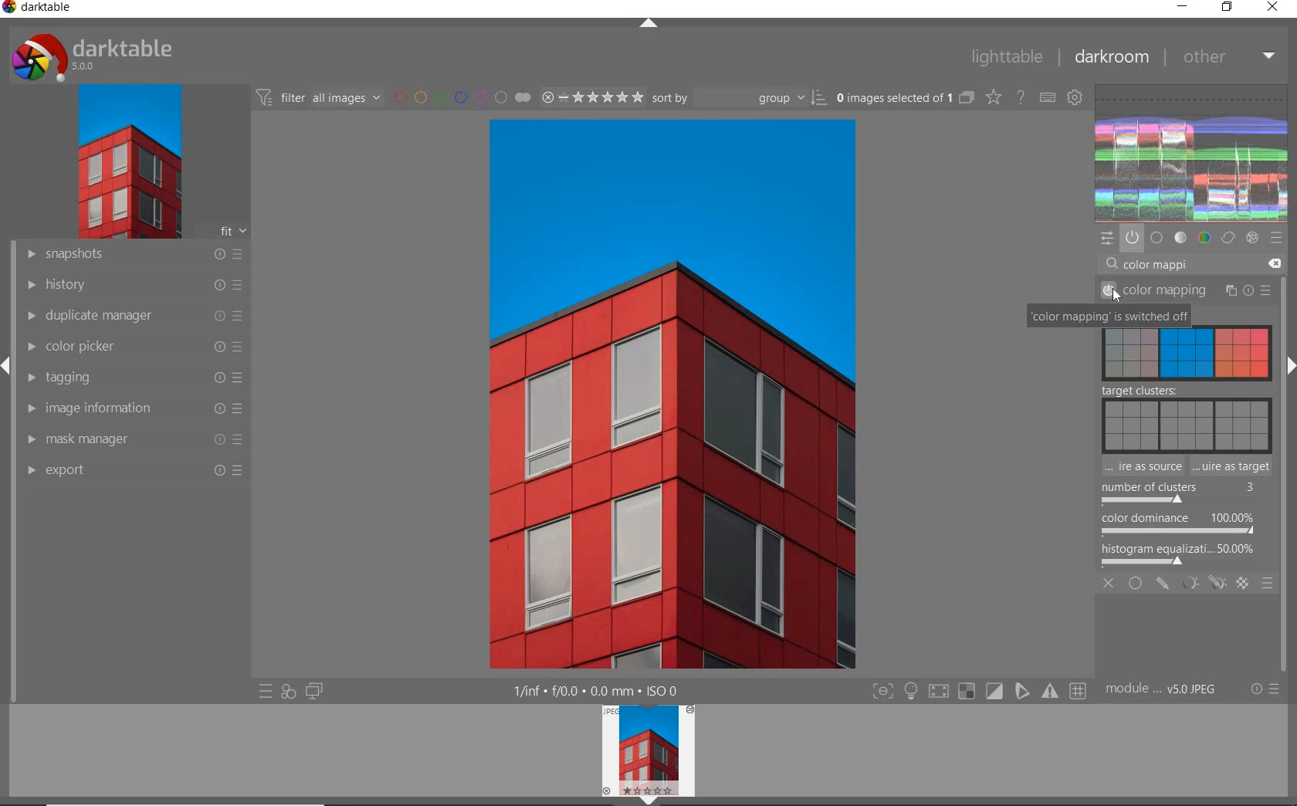 Image resolution: width=1297 pixels, height=806 pixels. I want to click on color, so click(1204, 239).